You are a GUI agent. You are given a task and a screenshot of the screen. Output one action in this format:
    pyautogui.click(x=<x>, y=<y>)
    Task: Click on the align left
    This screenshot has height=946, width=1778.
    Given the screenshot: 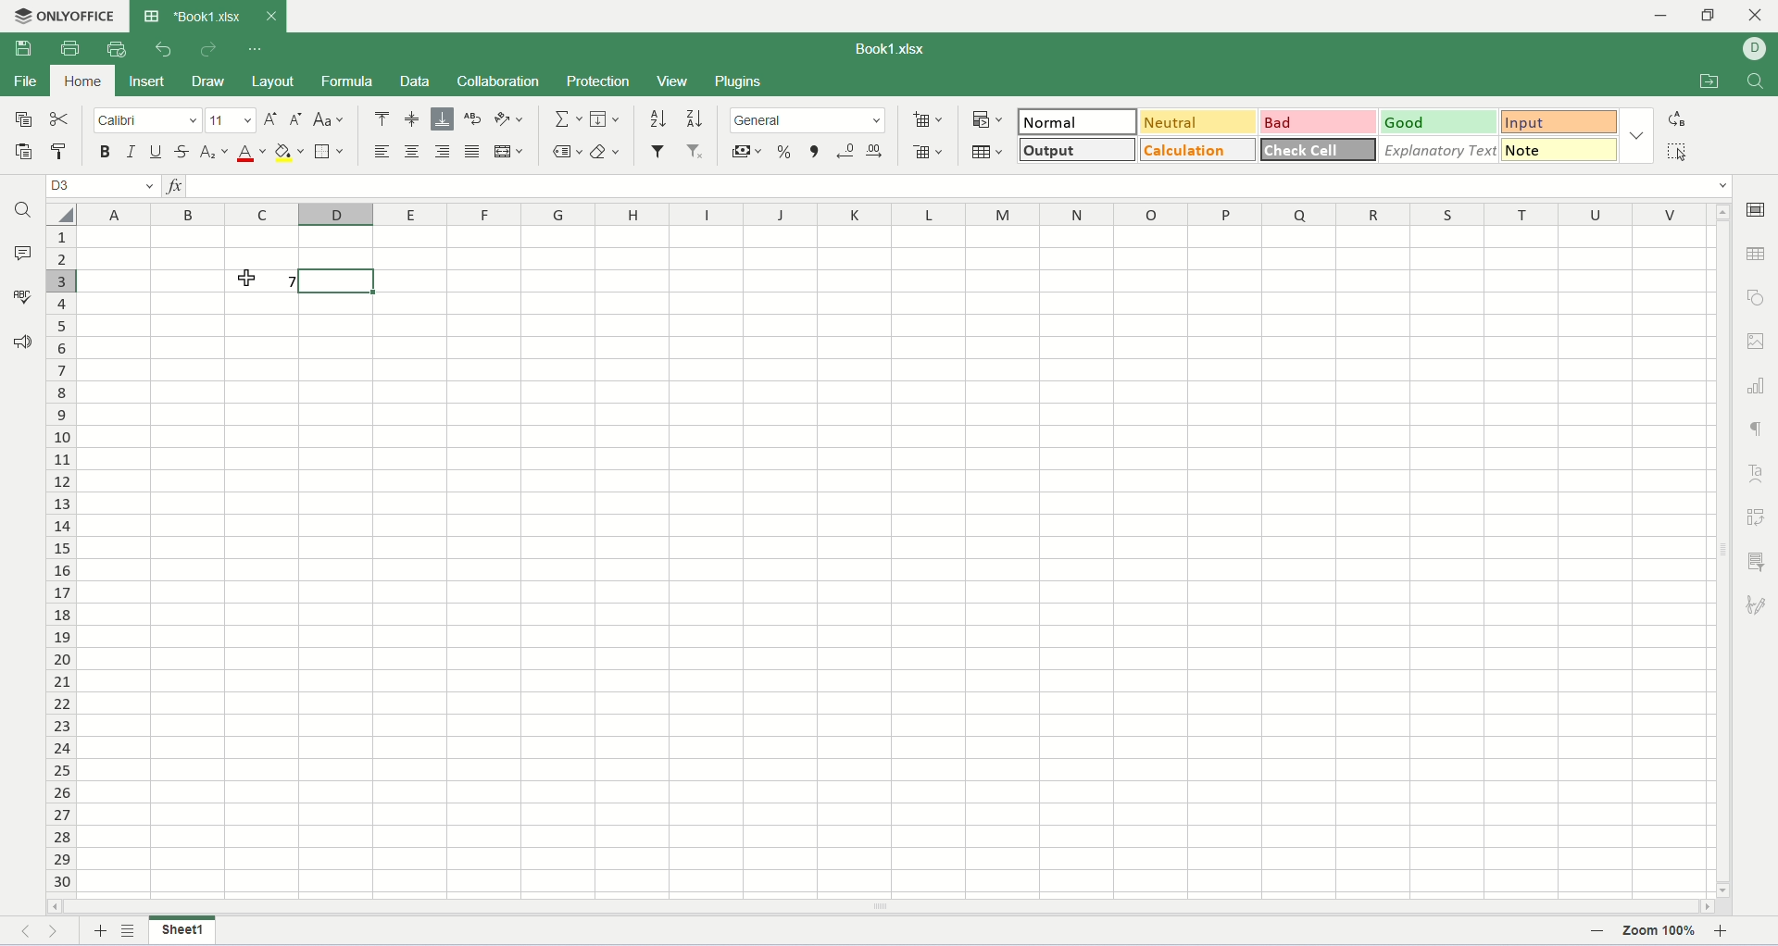 What is the action you would take?
    pyautogui.click(x=382, y=151)
    